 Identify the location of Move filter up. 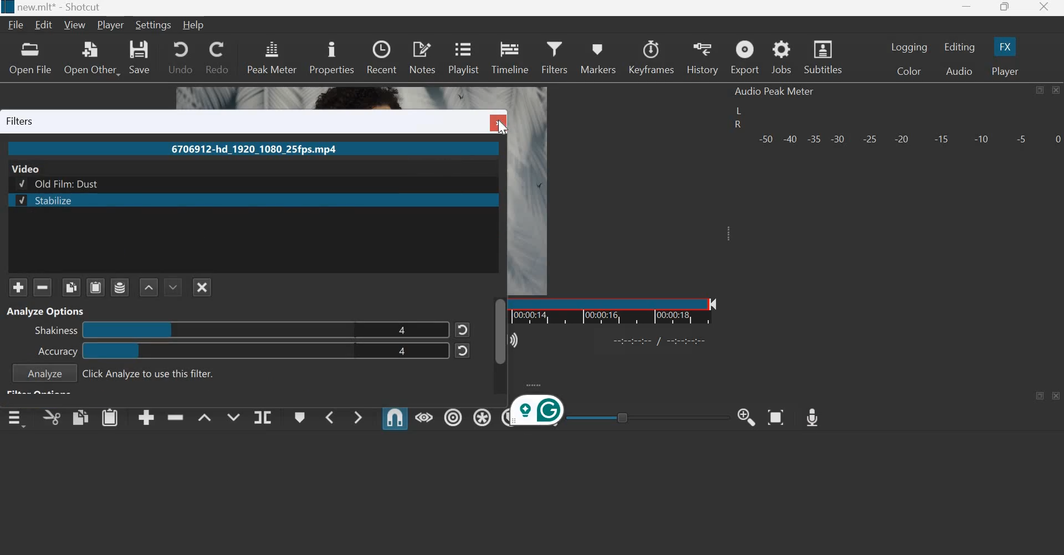
(150, 287).